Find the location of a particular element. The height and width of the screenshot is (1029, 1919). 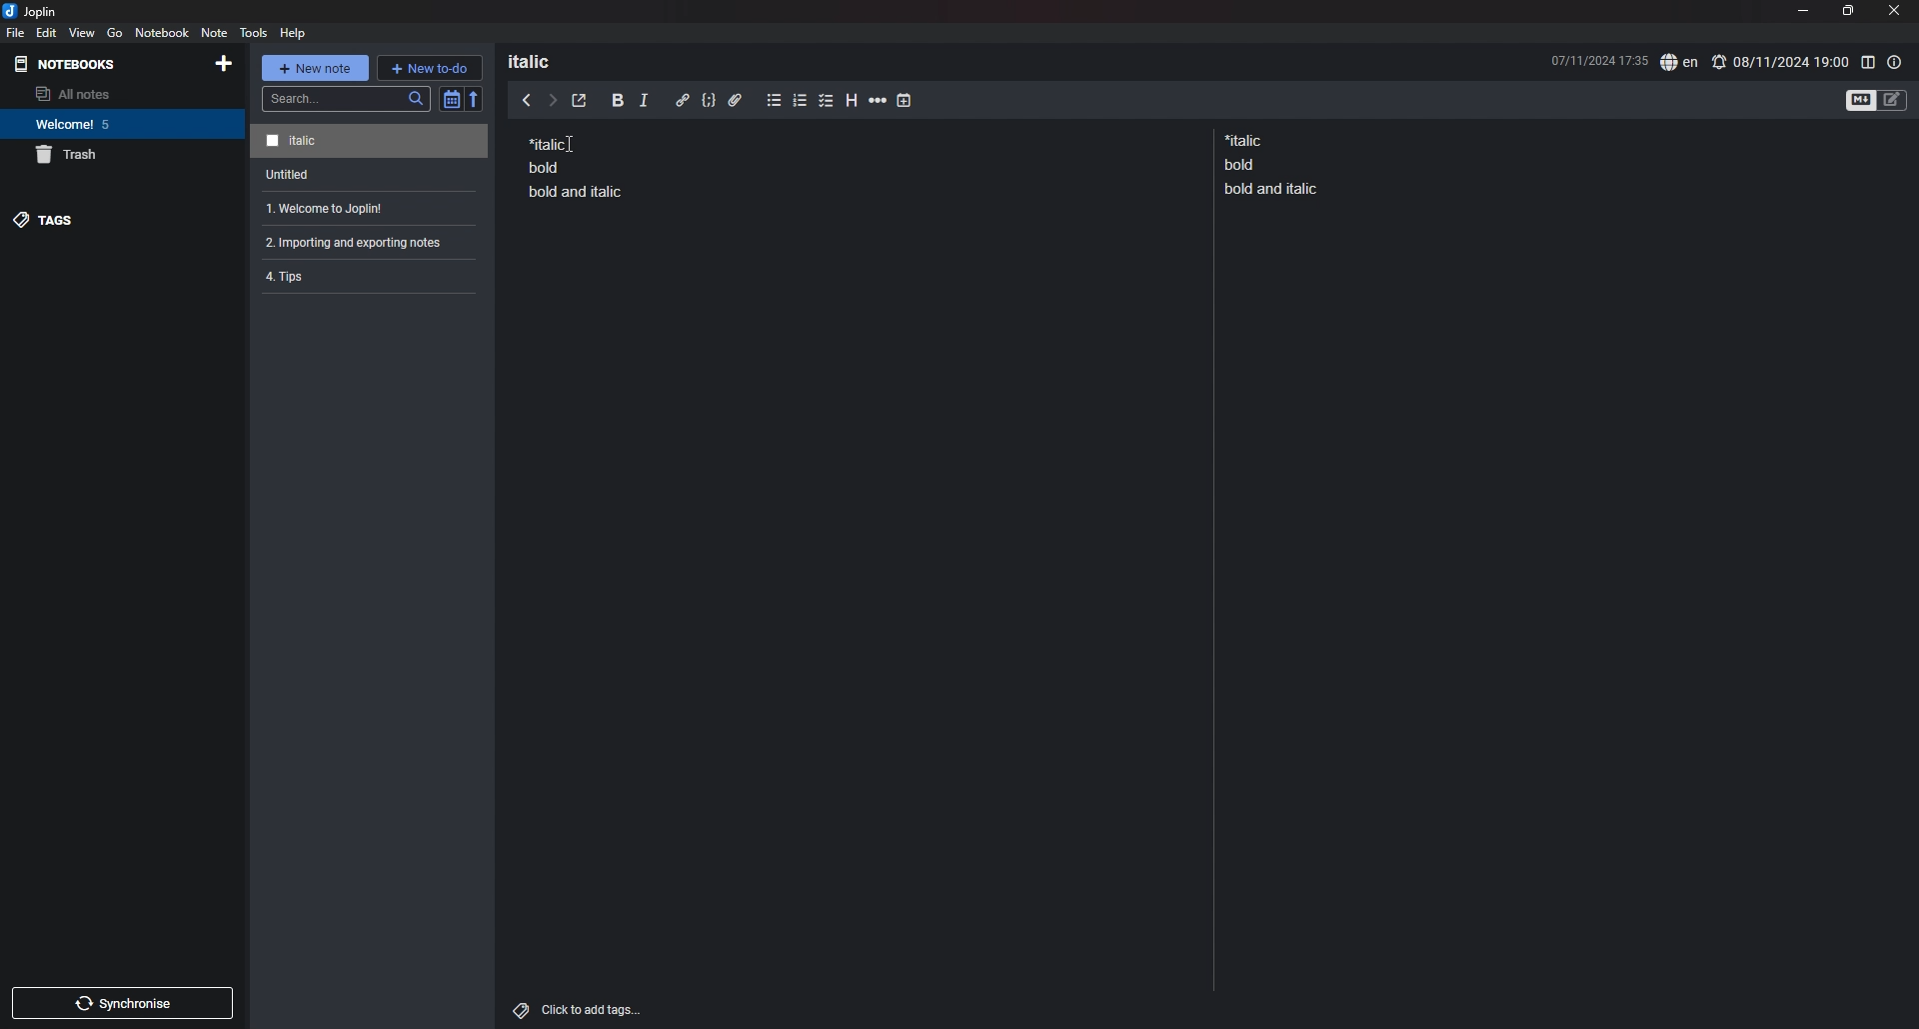

sync is located at coordinates (124, 1003).